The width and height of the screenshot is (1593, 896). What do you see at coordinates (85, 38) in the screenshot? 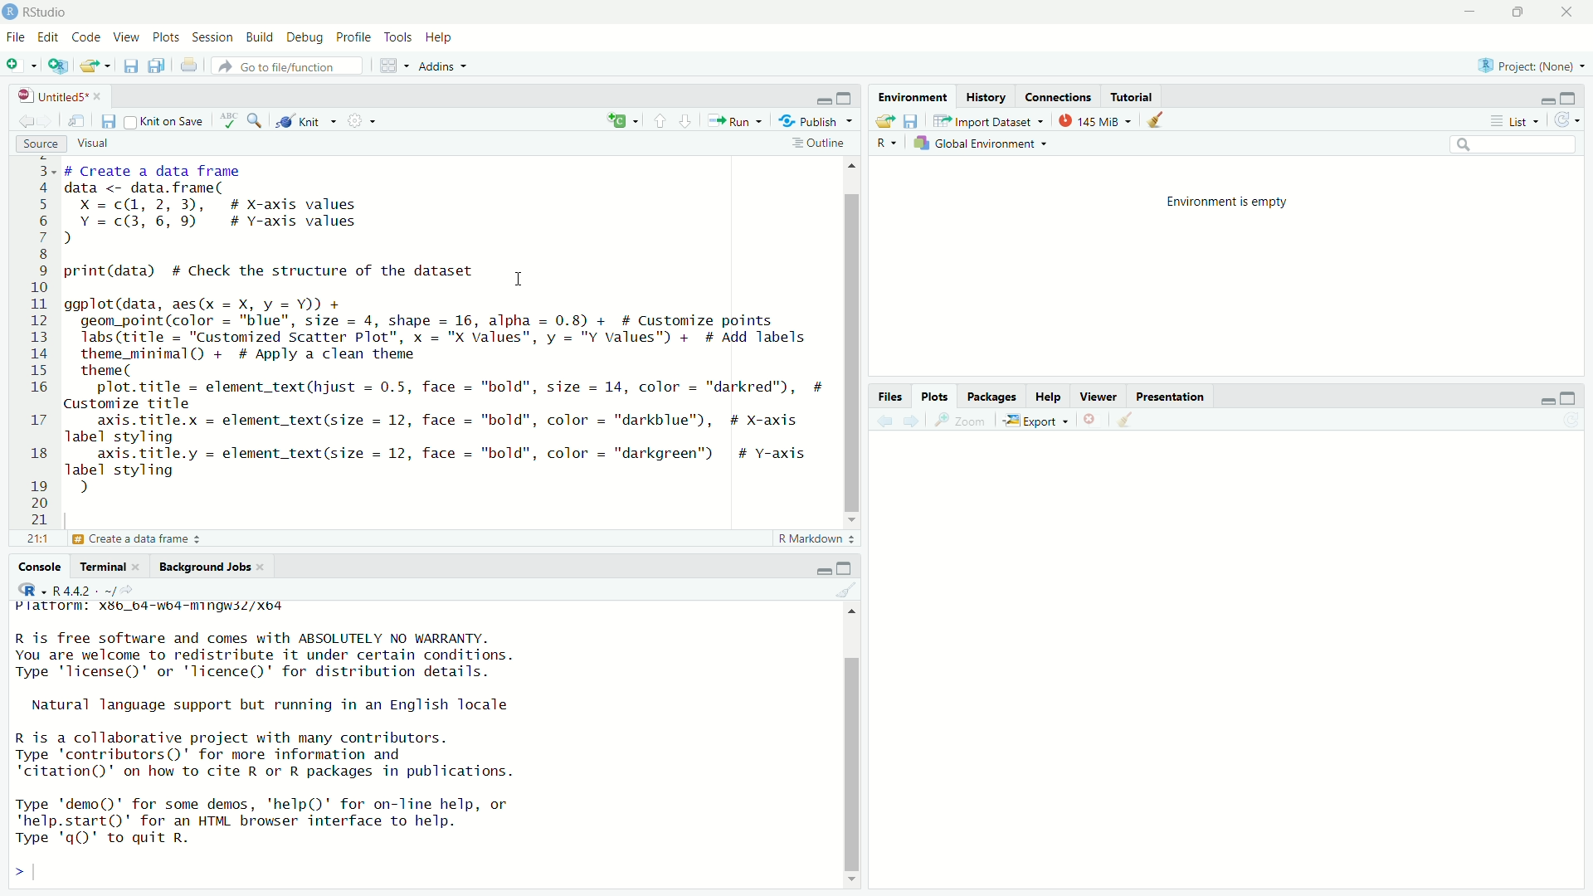
I see `Code` at bounding box center [85, 38].